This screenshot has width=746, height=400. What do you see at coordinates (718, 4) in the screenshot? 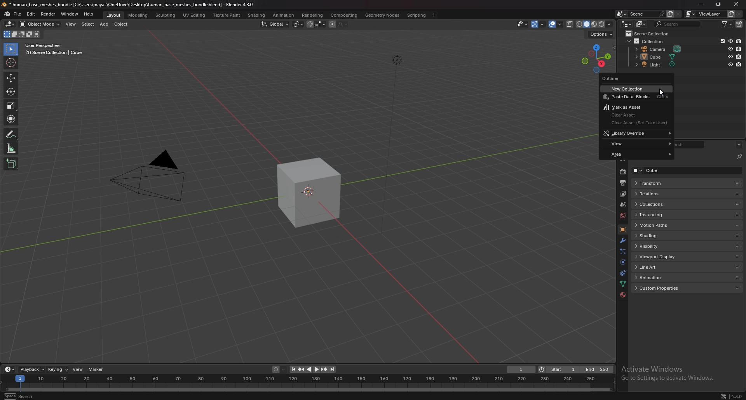
I see `resize` at bounding box center [718, 4].